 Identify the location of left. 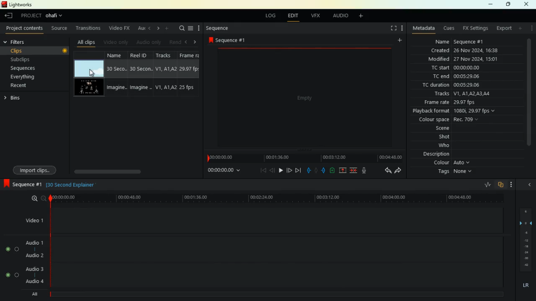
(187, 42).